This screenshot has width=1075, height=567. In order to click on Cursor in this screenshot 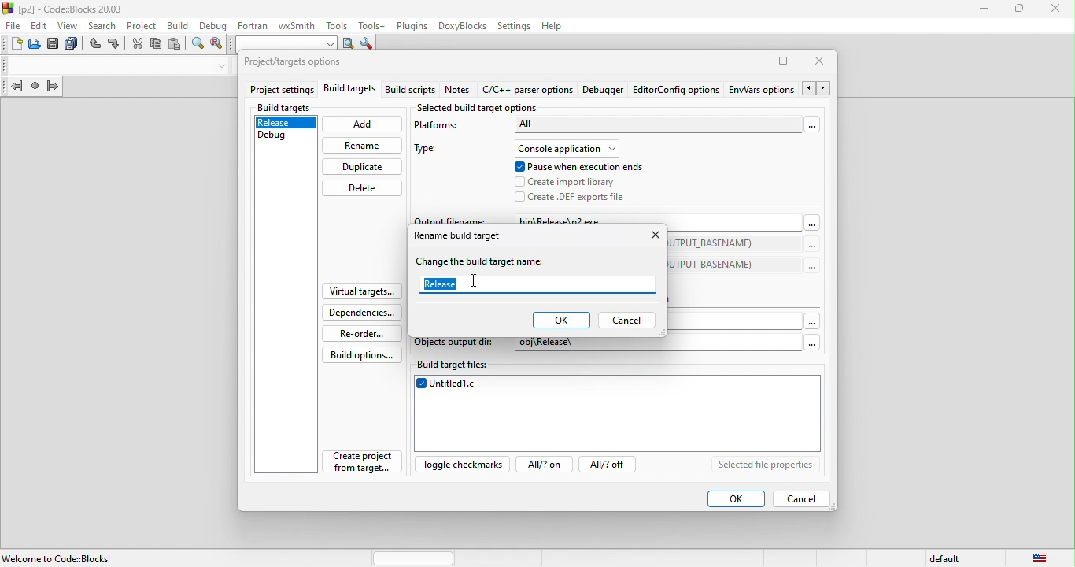, I will do `click(475, 281)`.